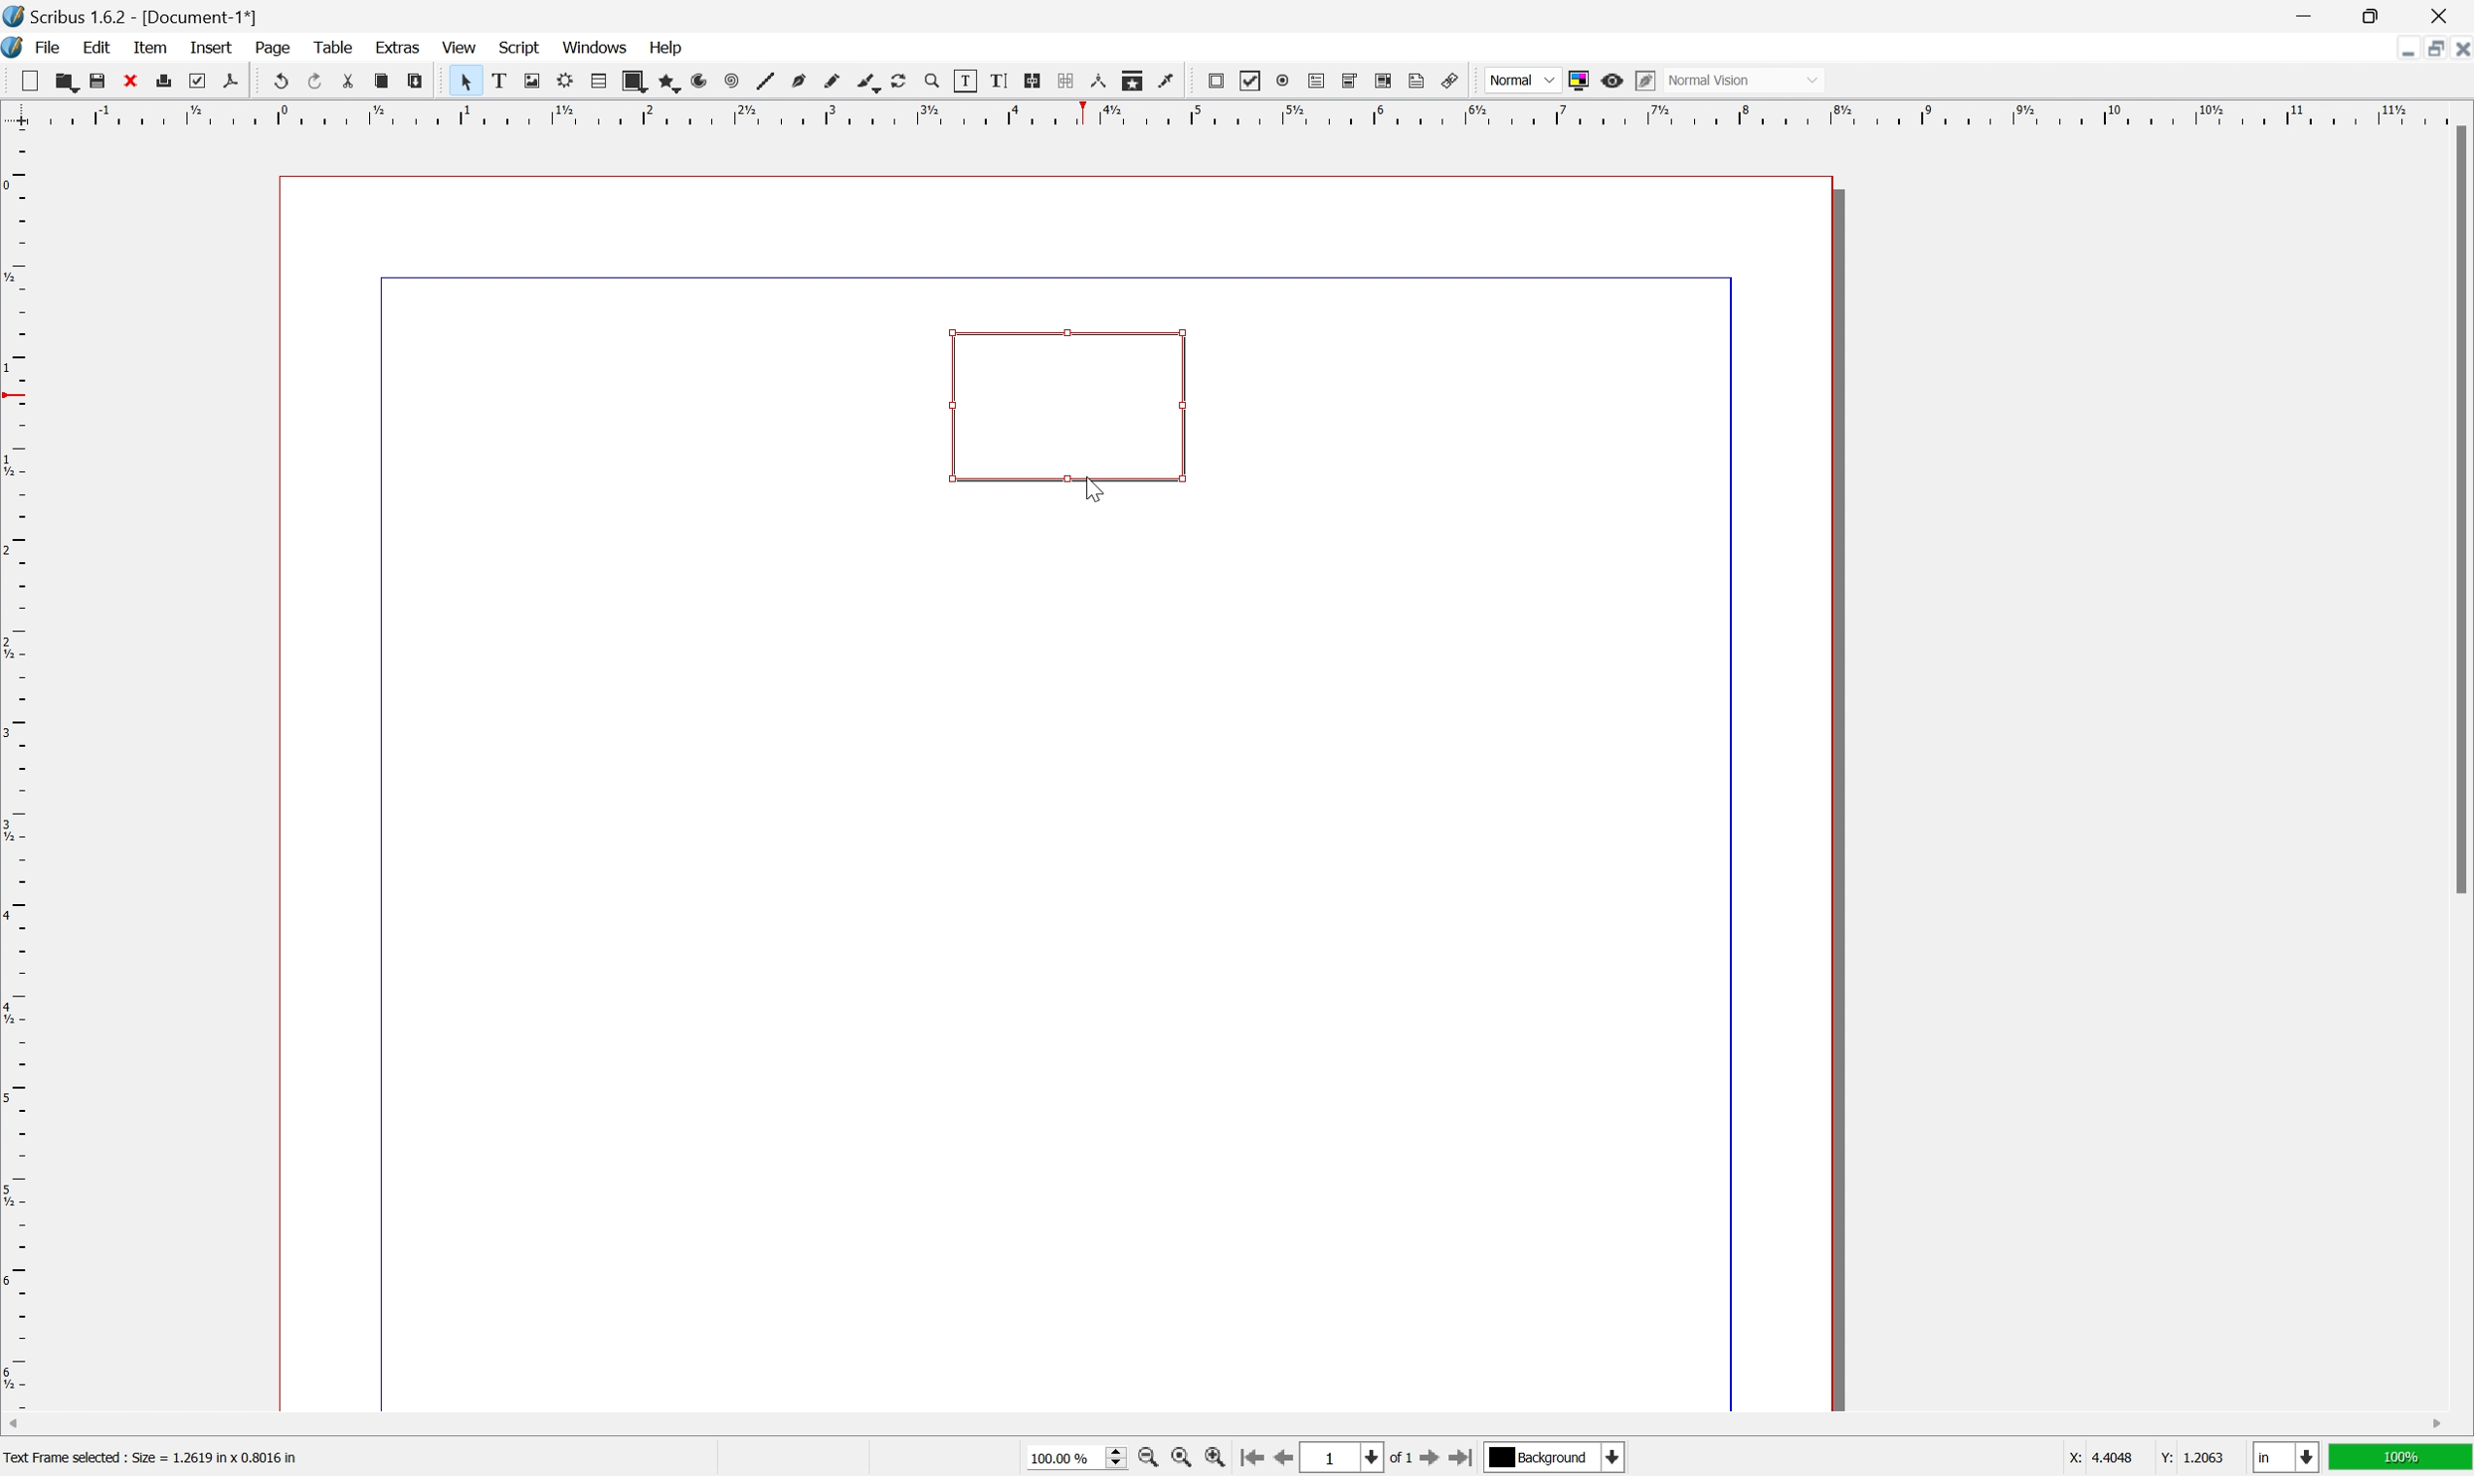 This screenshot has width=2474, height=1476. Describe the element at coordinates (155, 19) in the screenshot. I see `Scribus 1.6.2 - [Document 1*]` at that location.